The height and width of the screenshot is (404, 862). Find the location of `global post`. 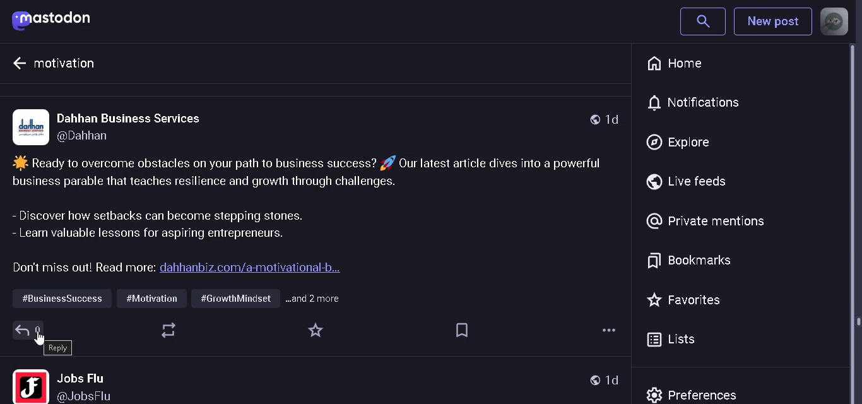

global post is located at coordinates (594, 381).